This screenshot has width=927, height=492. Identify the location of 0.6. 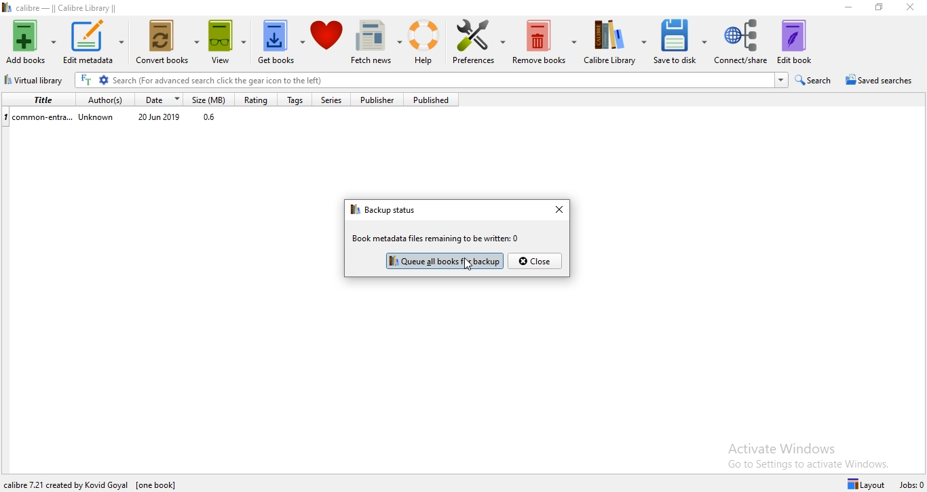
(212, 119).